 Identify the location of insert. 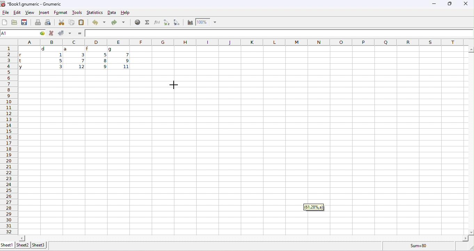
(44, 13).